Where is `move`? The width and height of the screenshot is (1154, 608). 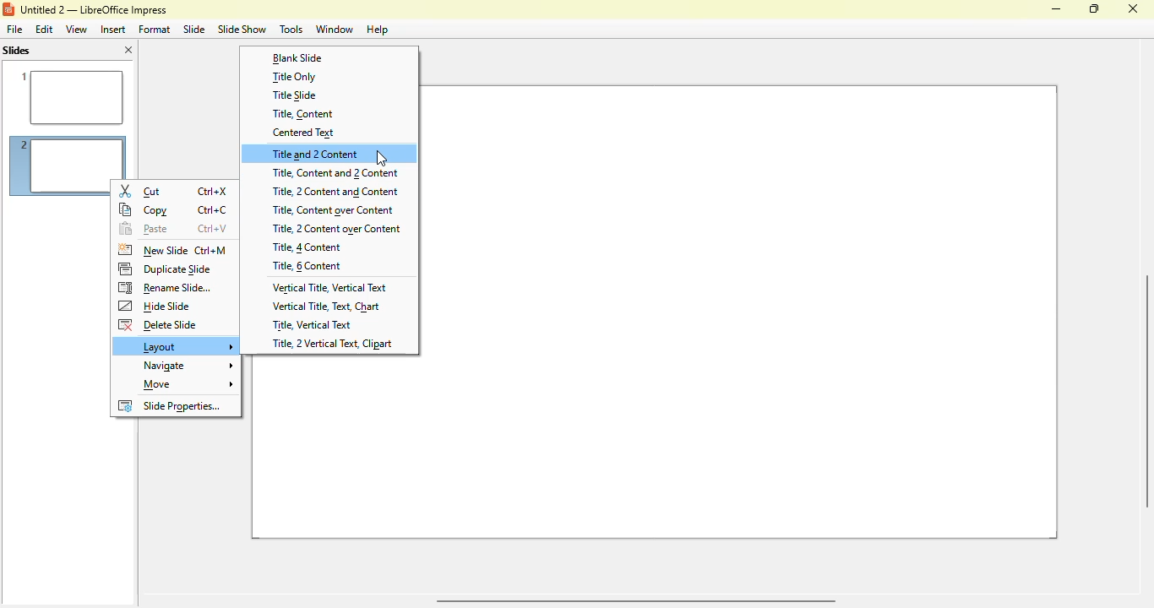
move is located at coordinates (187, 384).